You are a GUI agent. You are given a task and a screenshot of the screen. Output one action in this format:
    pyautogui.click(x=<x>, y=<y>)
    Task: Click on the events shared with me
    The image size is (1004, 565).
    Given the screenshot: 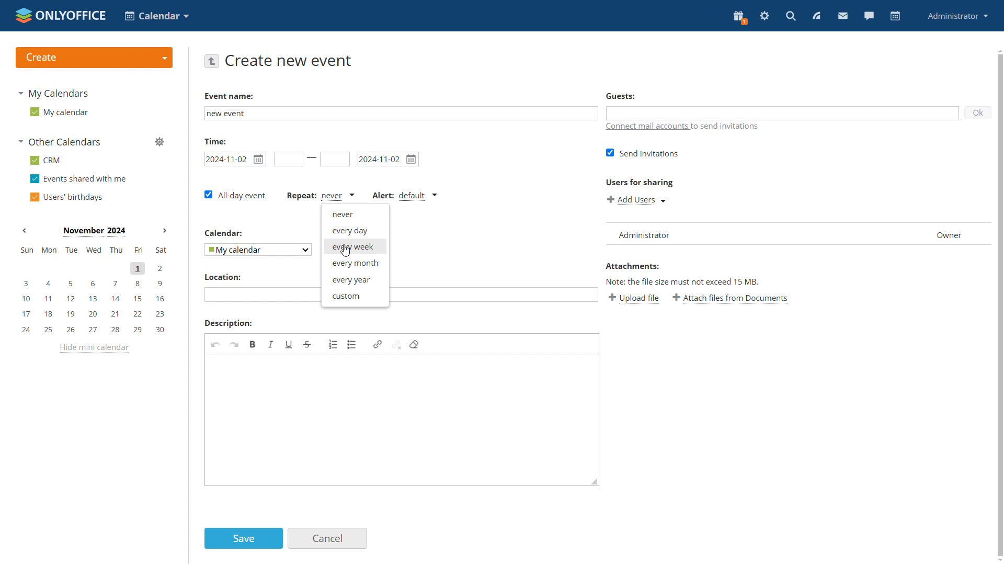 What is the action you would take?
    pyautogui.click(x=78, y=179)
    